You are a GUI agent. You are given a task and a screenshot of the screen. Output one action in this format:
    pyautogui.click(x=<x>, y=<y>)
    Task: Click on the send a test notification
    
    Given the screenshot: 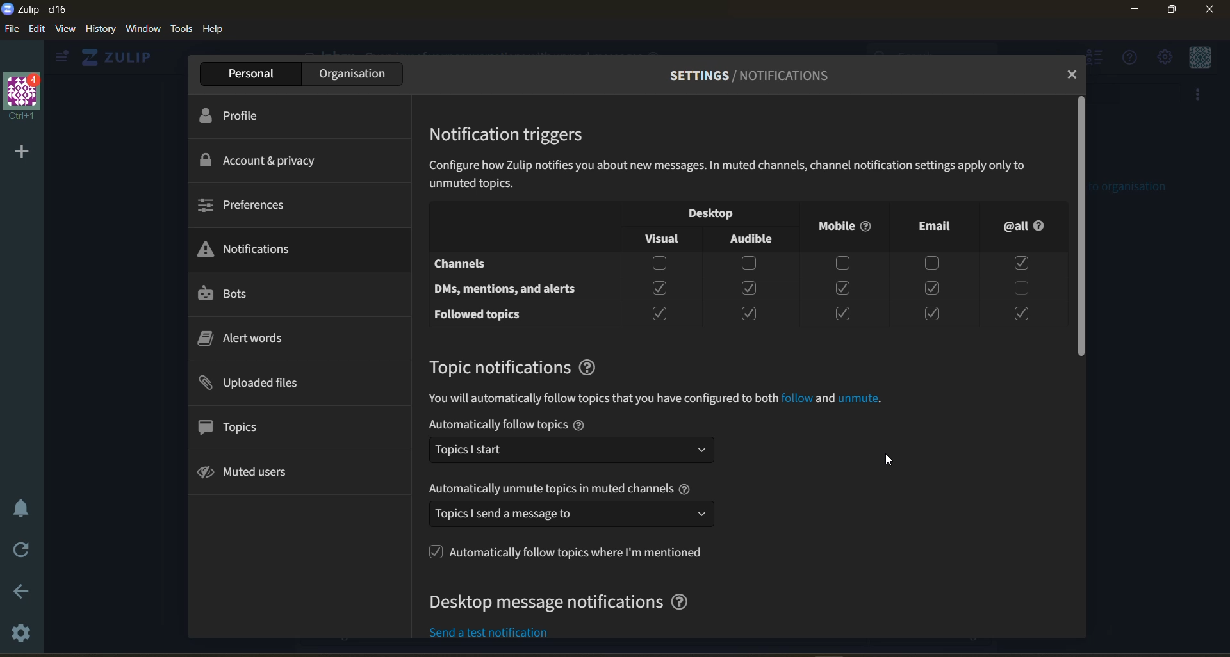 What is the action you would take?
    pyautogui.click(x=503, y=631)
    